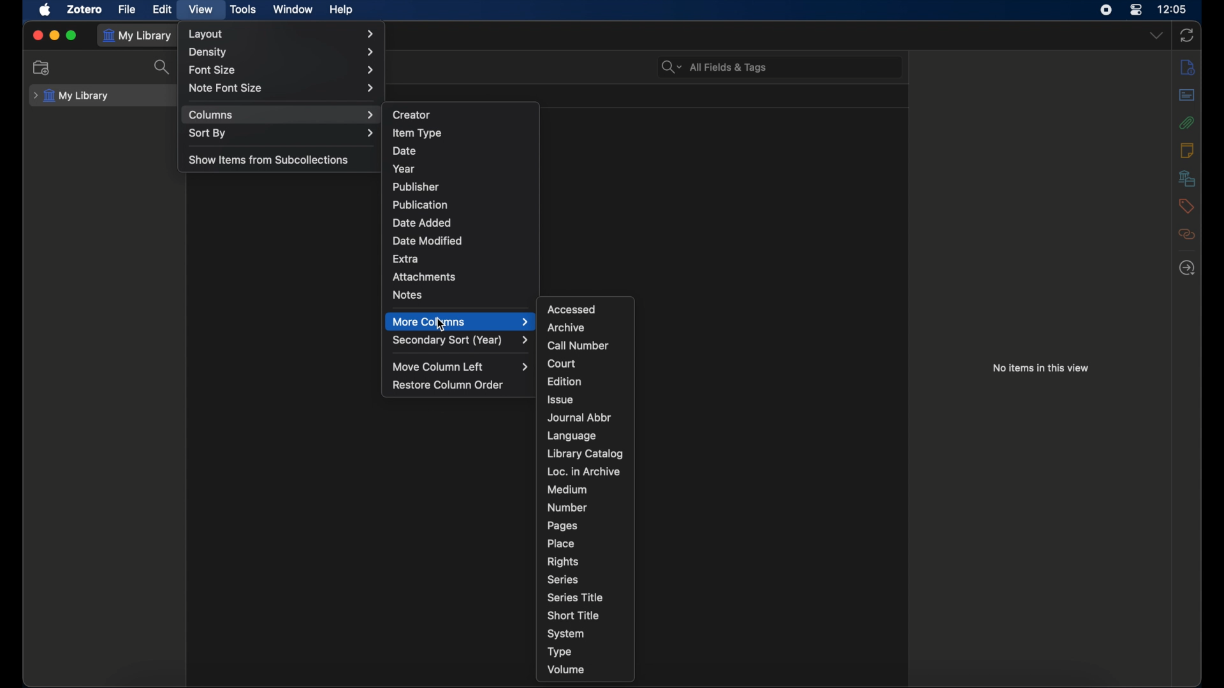 This screenshot has width=1224, height=688. I want to click on series title, so click(575, 597).